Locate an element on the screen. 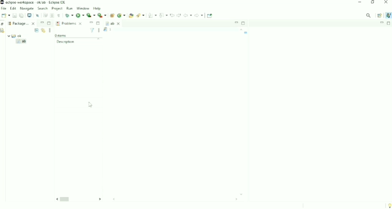 The width and height of the screenshot is (392, 209). Maximize is located at coordinates (389, 23).